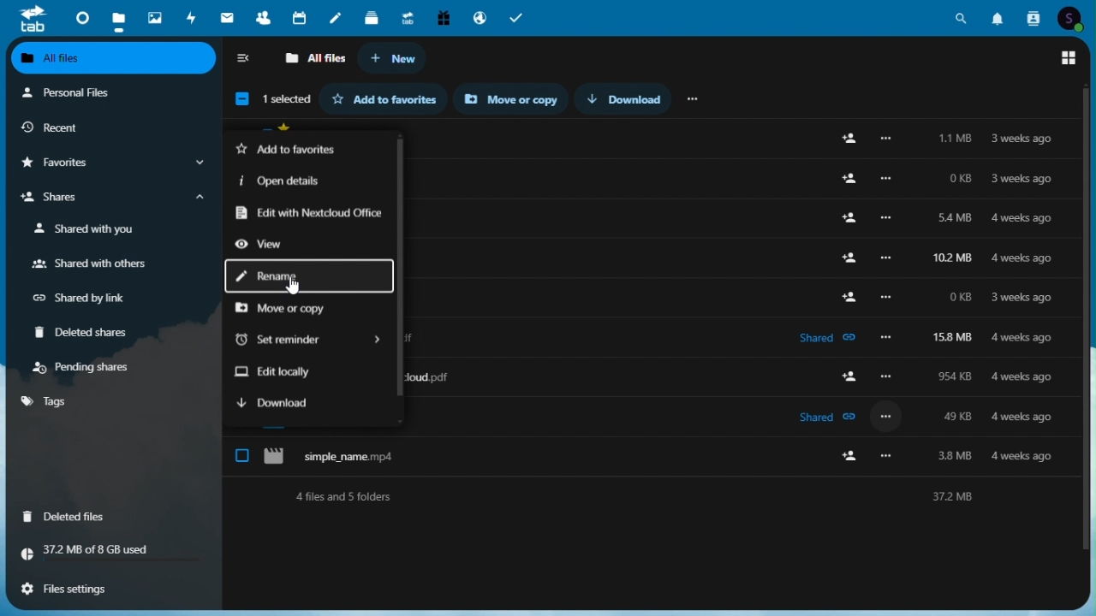  I want to click on deck, so click(373, 15).